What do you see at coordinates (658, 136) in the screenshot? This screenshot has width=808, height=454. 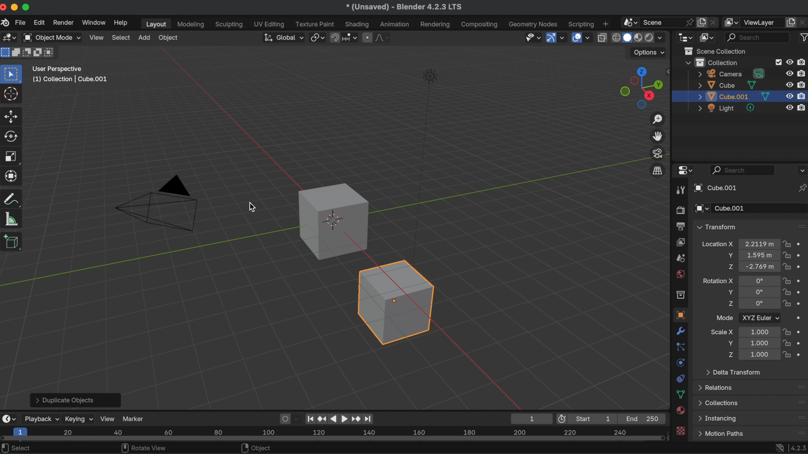 I see `move the view` at bounding box center [658, 136].